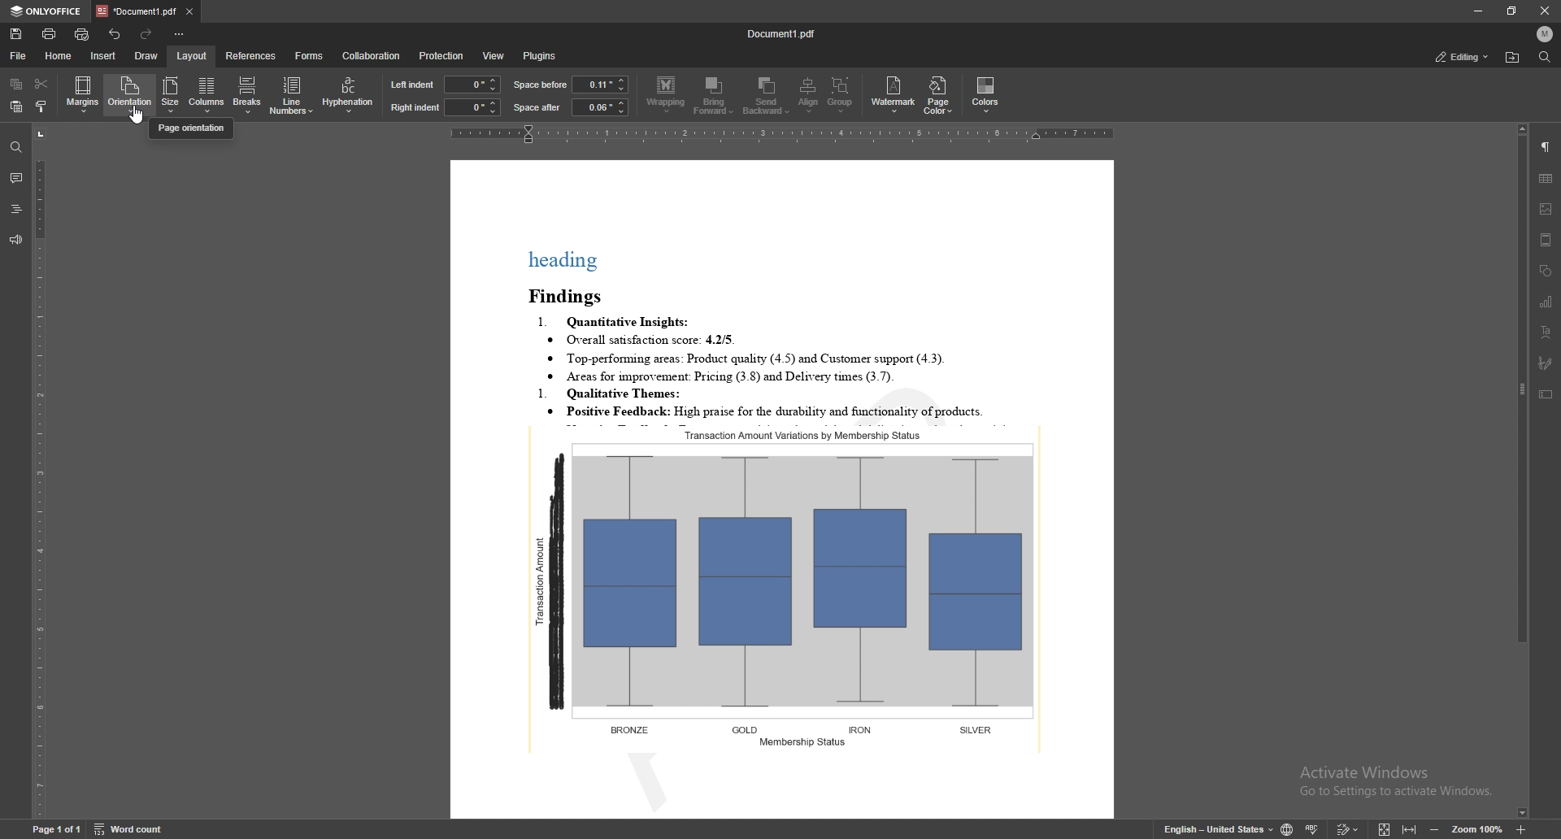  Describe the element at coordinates (1511, 11) in the screenshot. I see `resize` at that location.